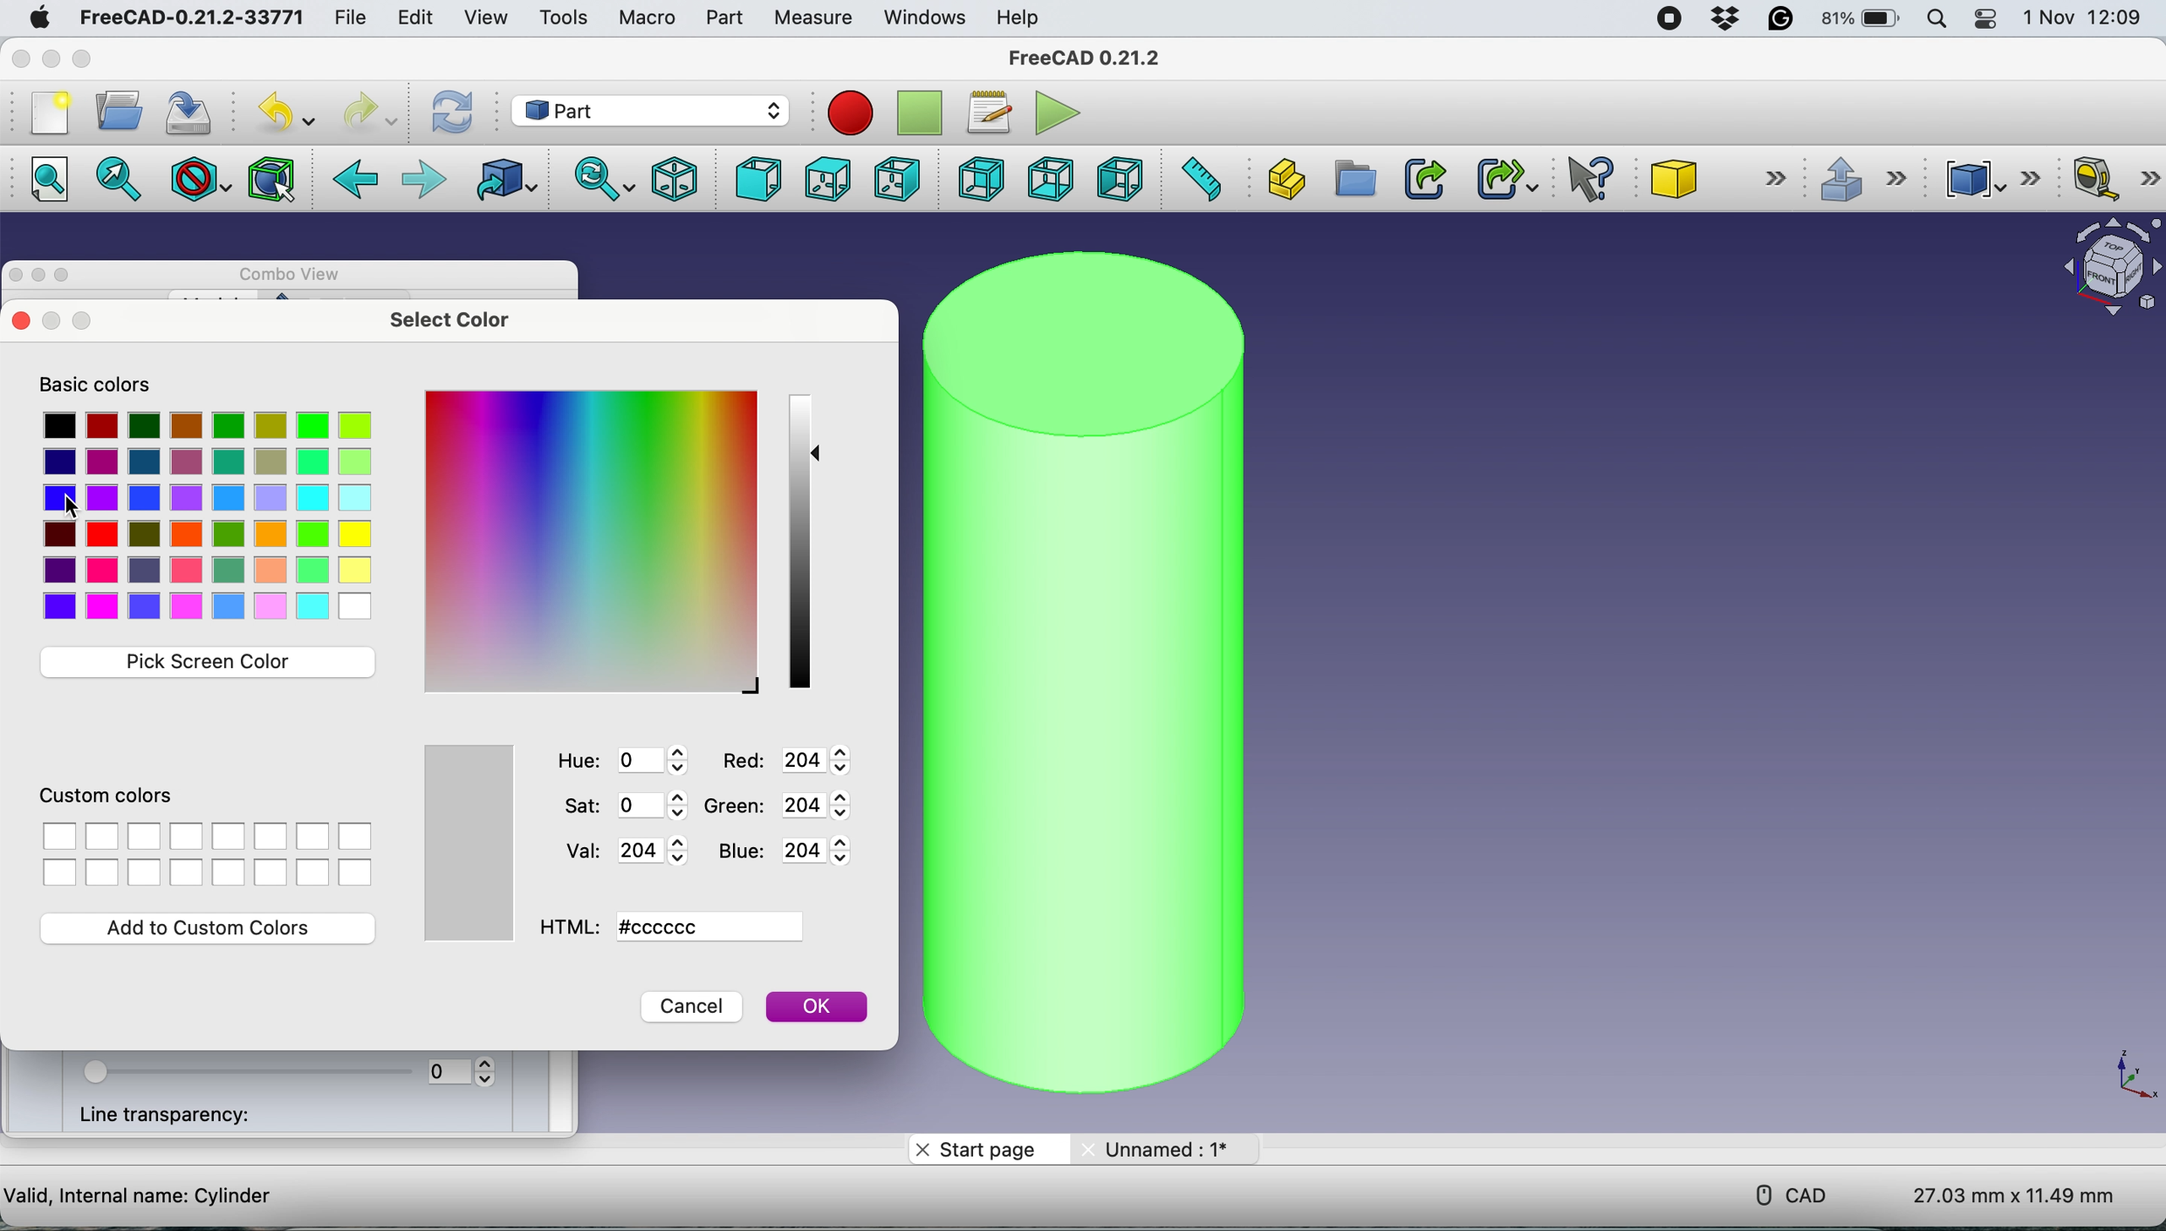  What do you see at coordinates (56, 67) in the screenshot?
I see `minimise` at bounding box center [56, 67].